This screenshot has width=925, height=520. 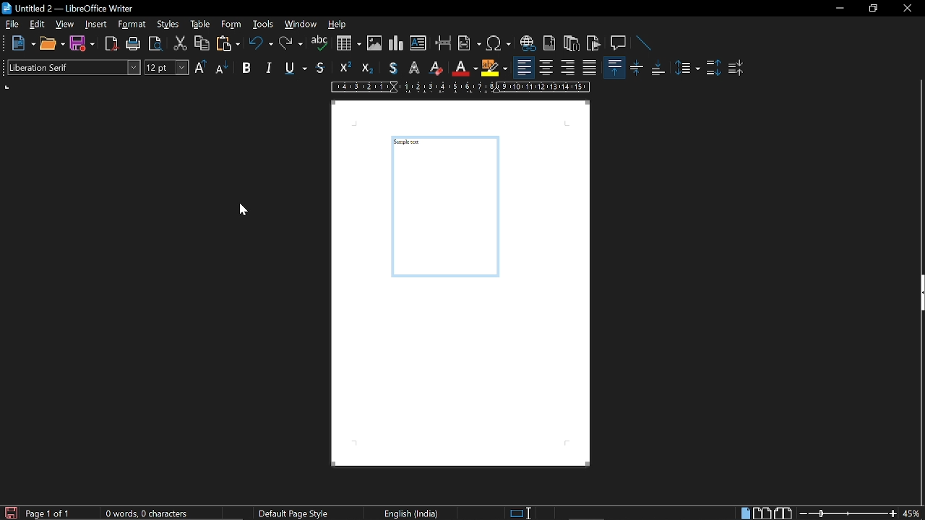 What do you see at coordinates (96, 25) in the screenshot?
I see `insert` at bounding box center [96, 25].